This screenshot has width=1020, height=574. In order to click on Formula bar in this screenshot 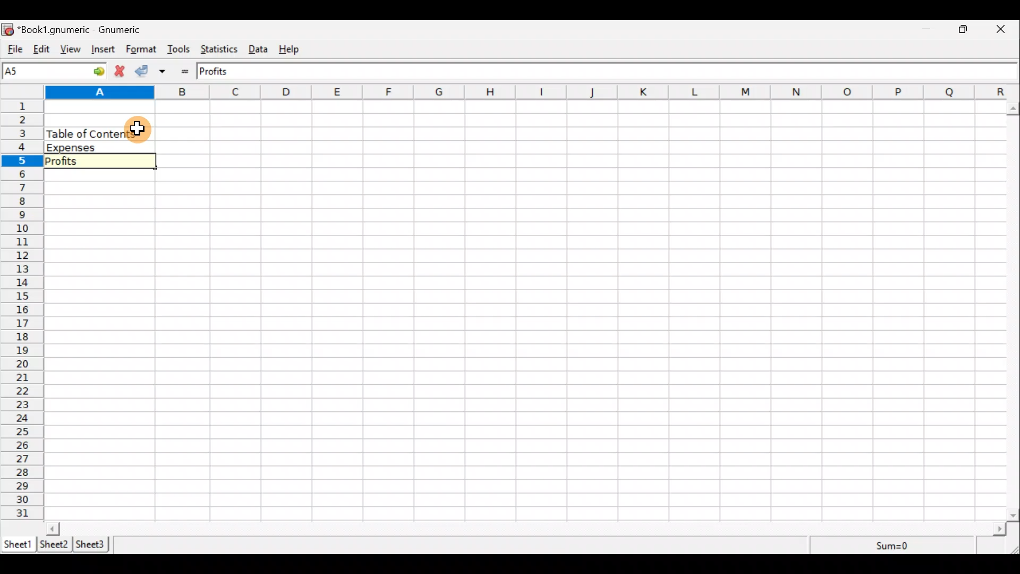, I will do `click(603, 71)`.